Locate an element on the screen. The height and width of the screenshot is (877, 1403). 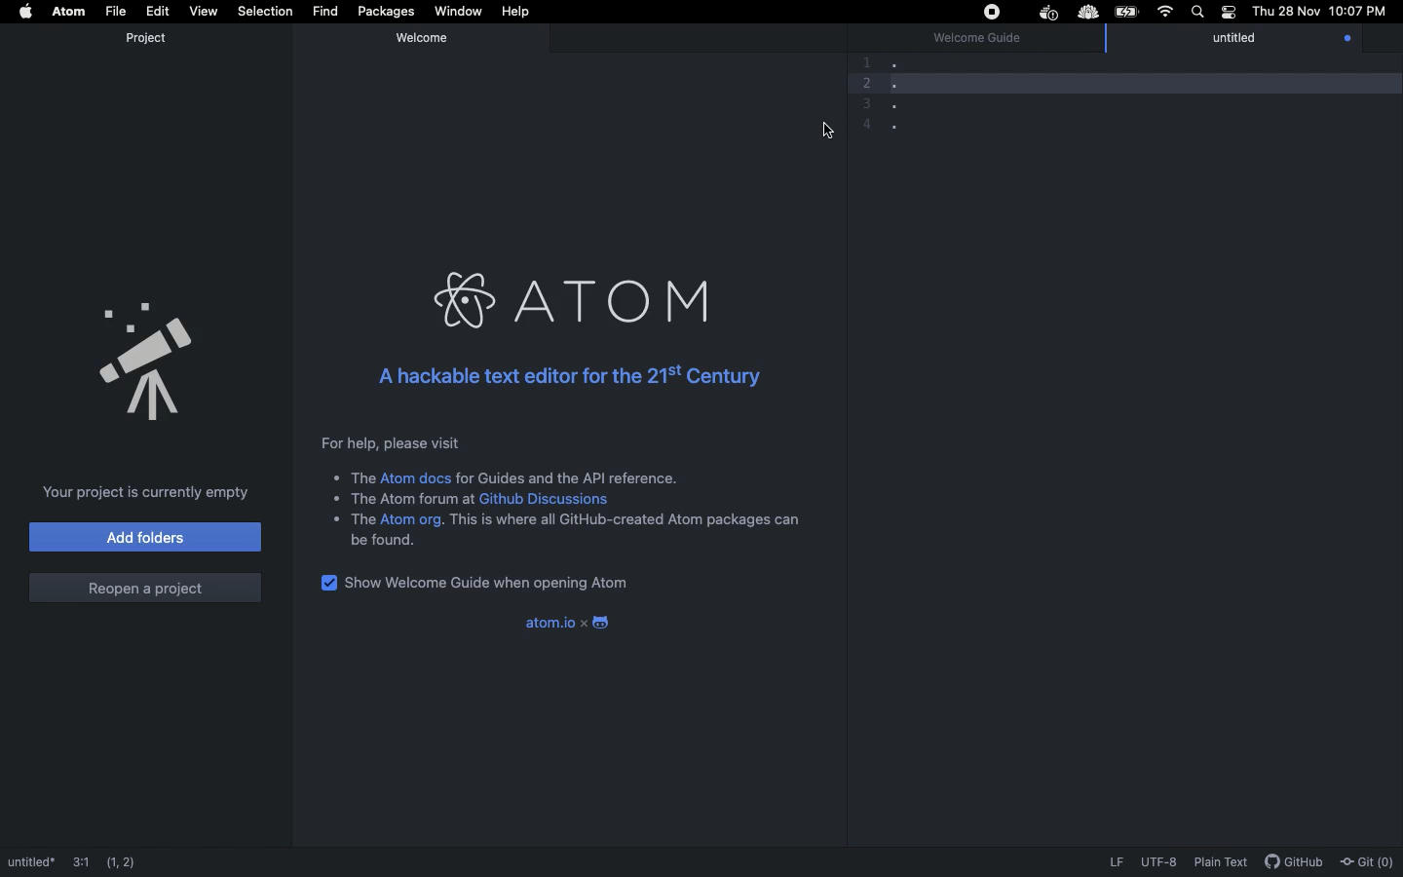
Welcome is located at coordinates (426, 37).